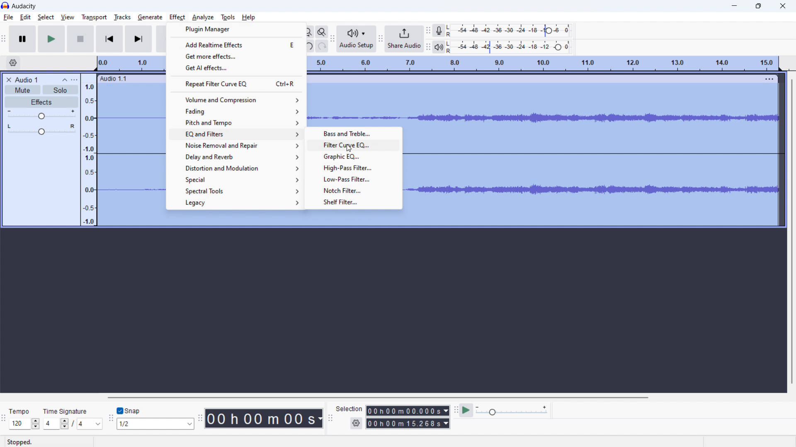 The width and height of the screenshot is (796, 447). I want to click on Audacity, so click(24, 6).